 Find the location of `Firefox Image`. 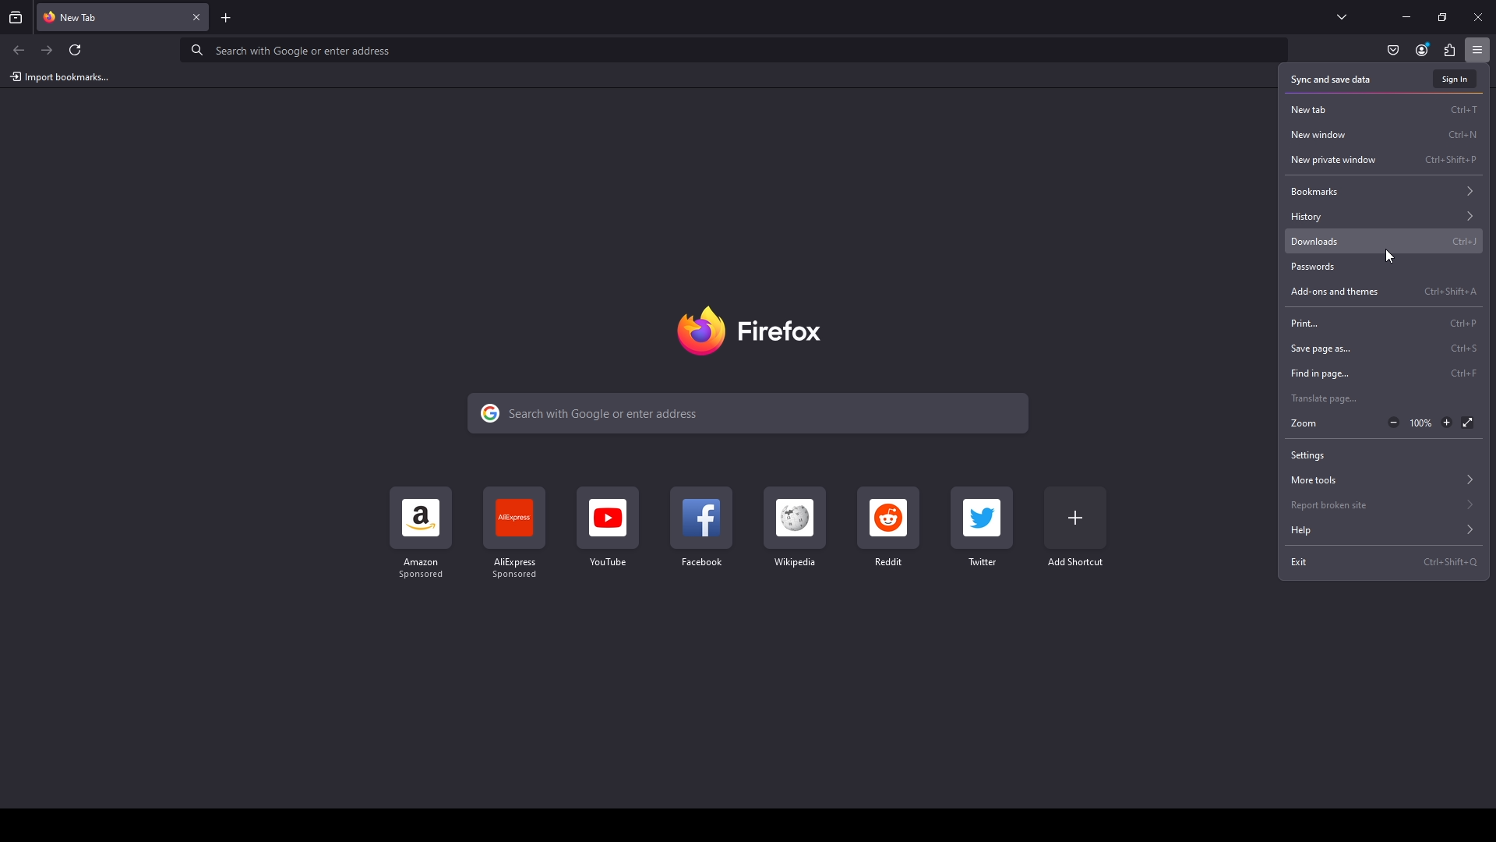

Firefox Image is located at coordinates (756, 331).